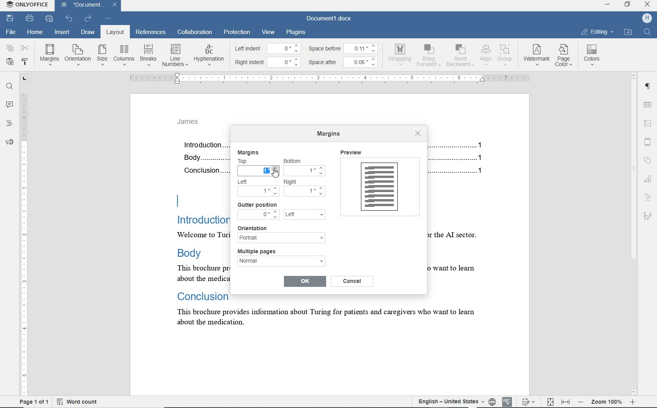 The width and height of the screenshot is (657, 408). I want to click on spell check, so click(508, 401).